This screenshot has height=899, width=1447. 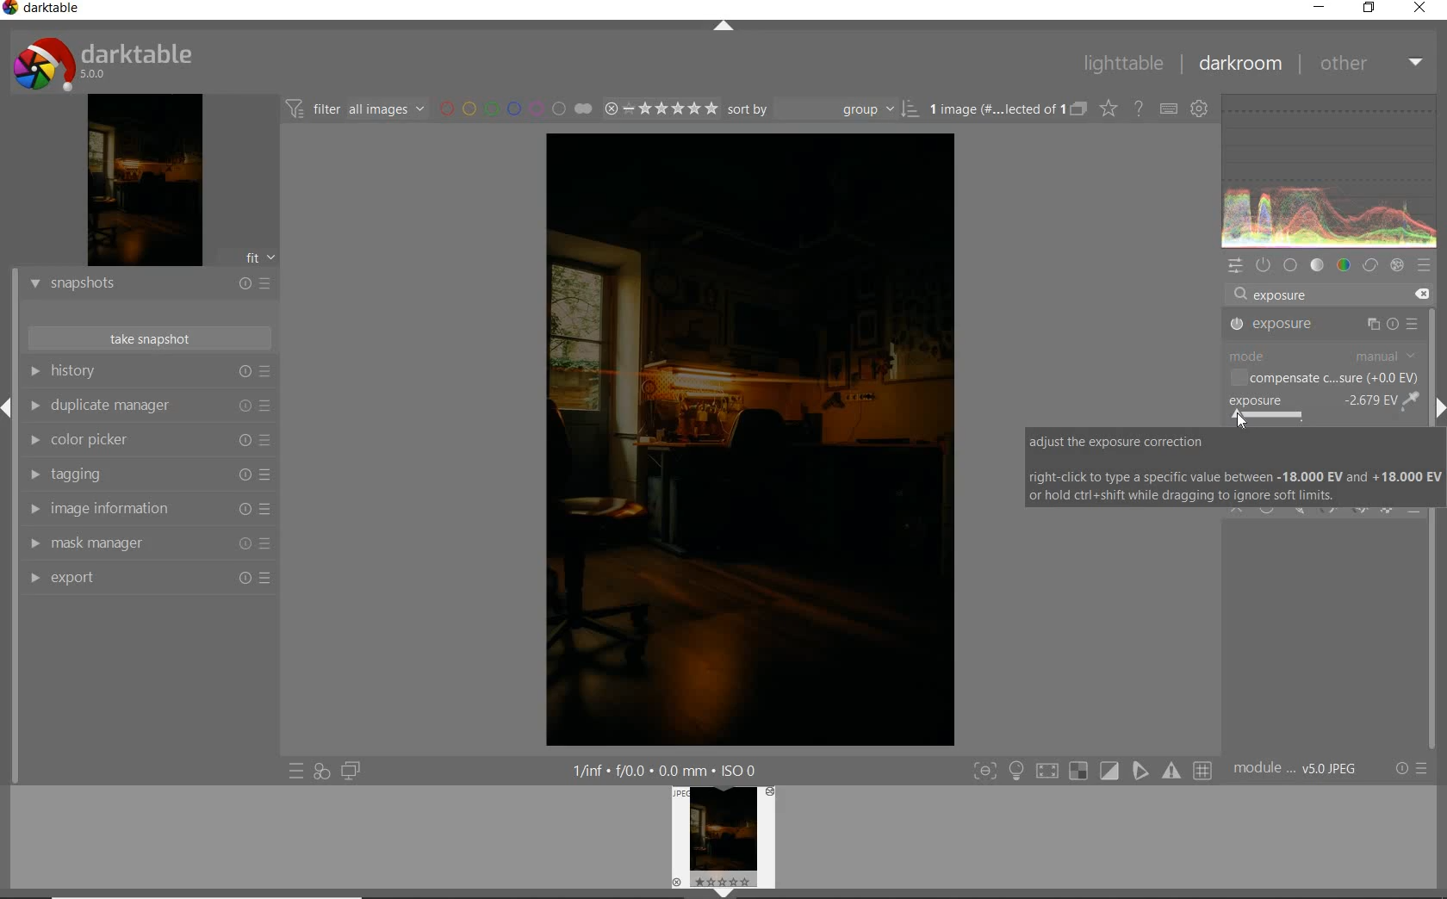 I want to click on snapshots, so click(x=147, y=284).